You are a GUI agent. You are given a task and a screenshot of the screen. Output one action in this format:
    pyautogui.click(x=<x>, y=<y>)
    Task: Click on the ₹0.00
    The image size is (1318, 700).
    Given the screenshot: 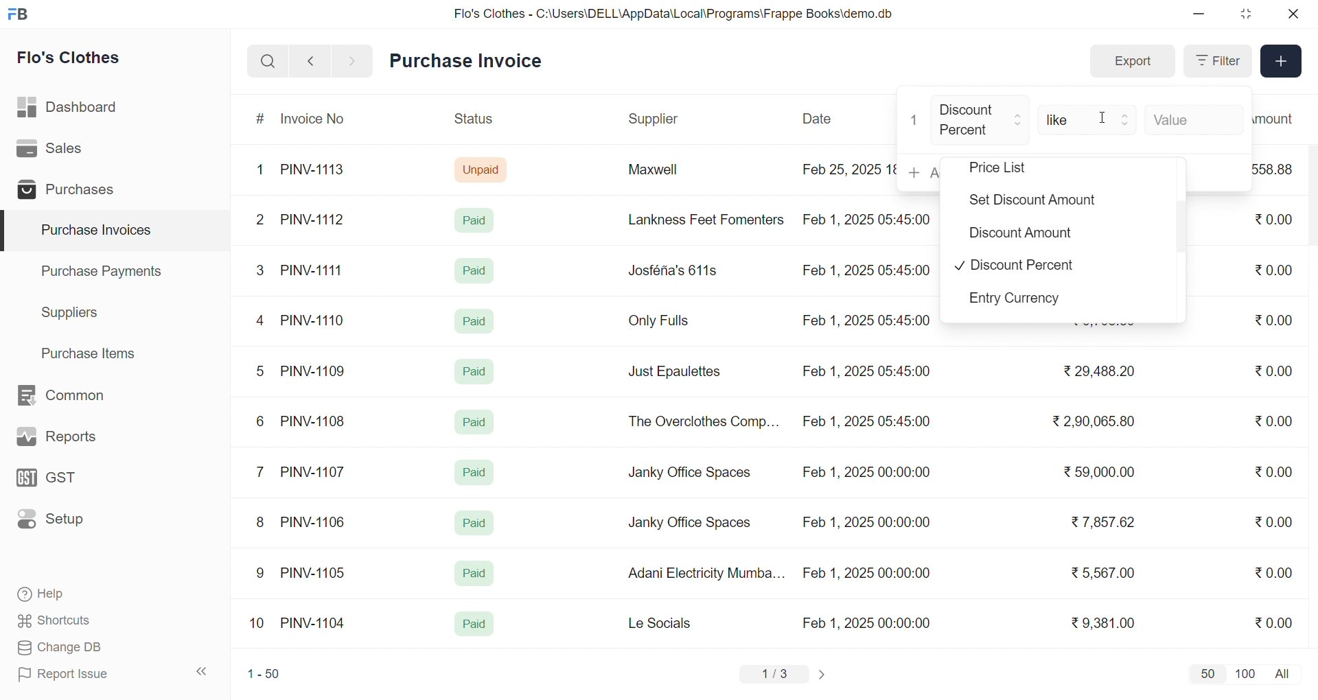 What is the action you would take?
    pyautogui.click(x=1273, y=622)
    